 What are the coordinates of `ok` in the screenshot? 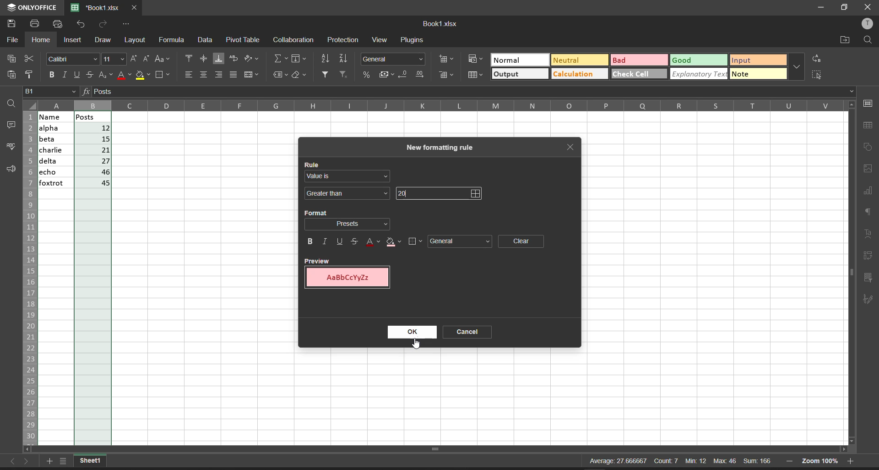 It's located at (407, 332).